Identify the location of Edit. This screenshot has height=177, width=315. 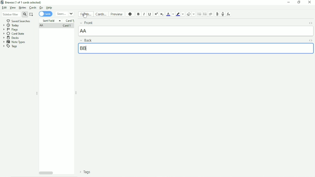
(4, 7).